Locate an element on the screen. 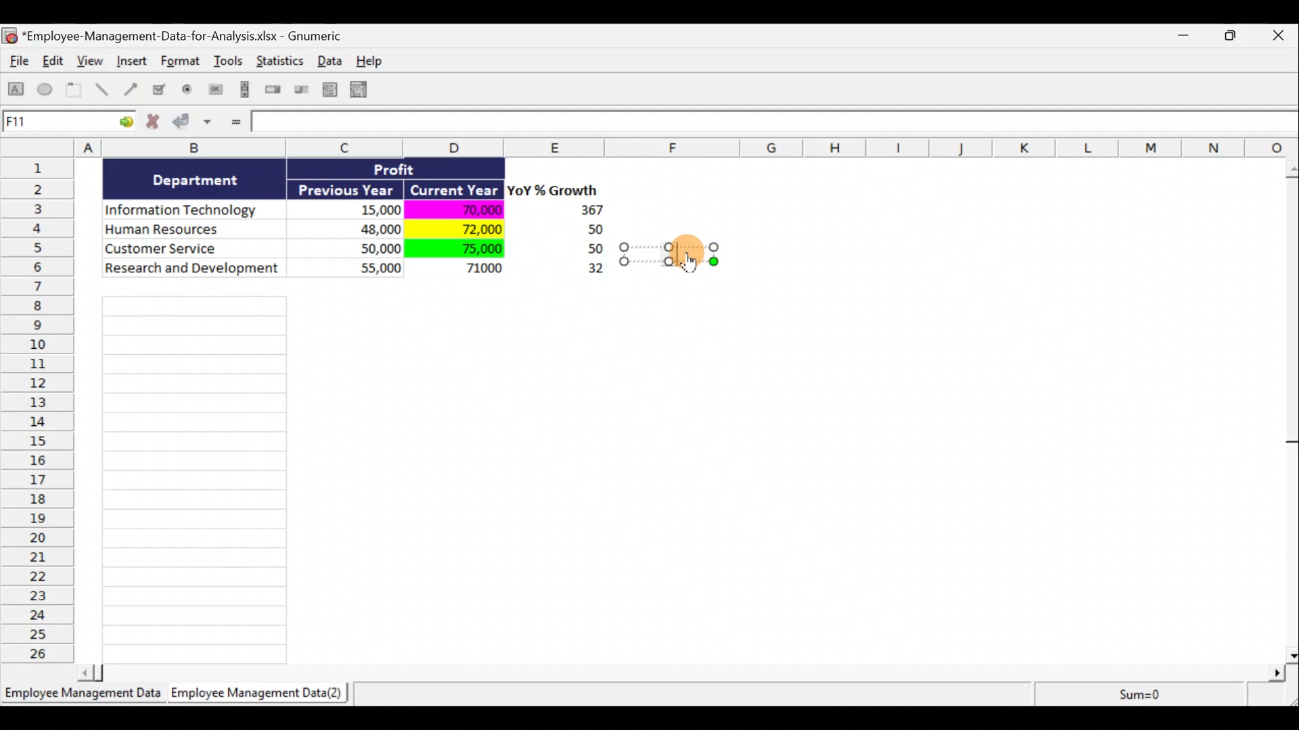 The height and width of the screenshot is (730, 1299). Create a rectangle object is located at coordinates (16, 91).